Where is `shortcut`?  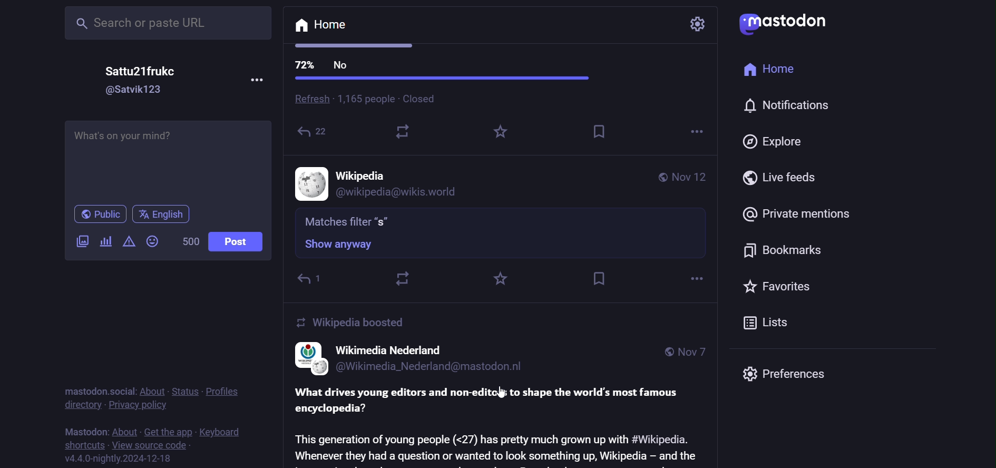
shortcut is located at coordinates (80, 444).